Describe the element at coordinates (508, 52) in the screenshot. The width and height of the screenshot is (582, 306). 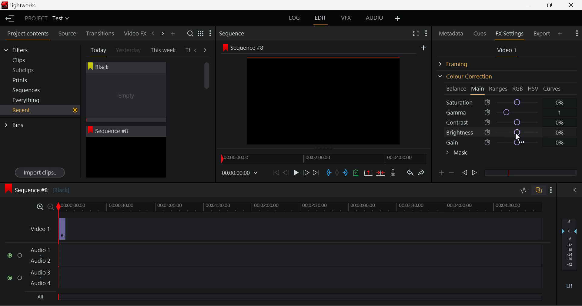
I see `Video 1 Settings` at that location.